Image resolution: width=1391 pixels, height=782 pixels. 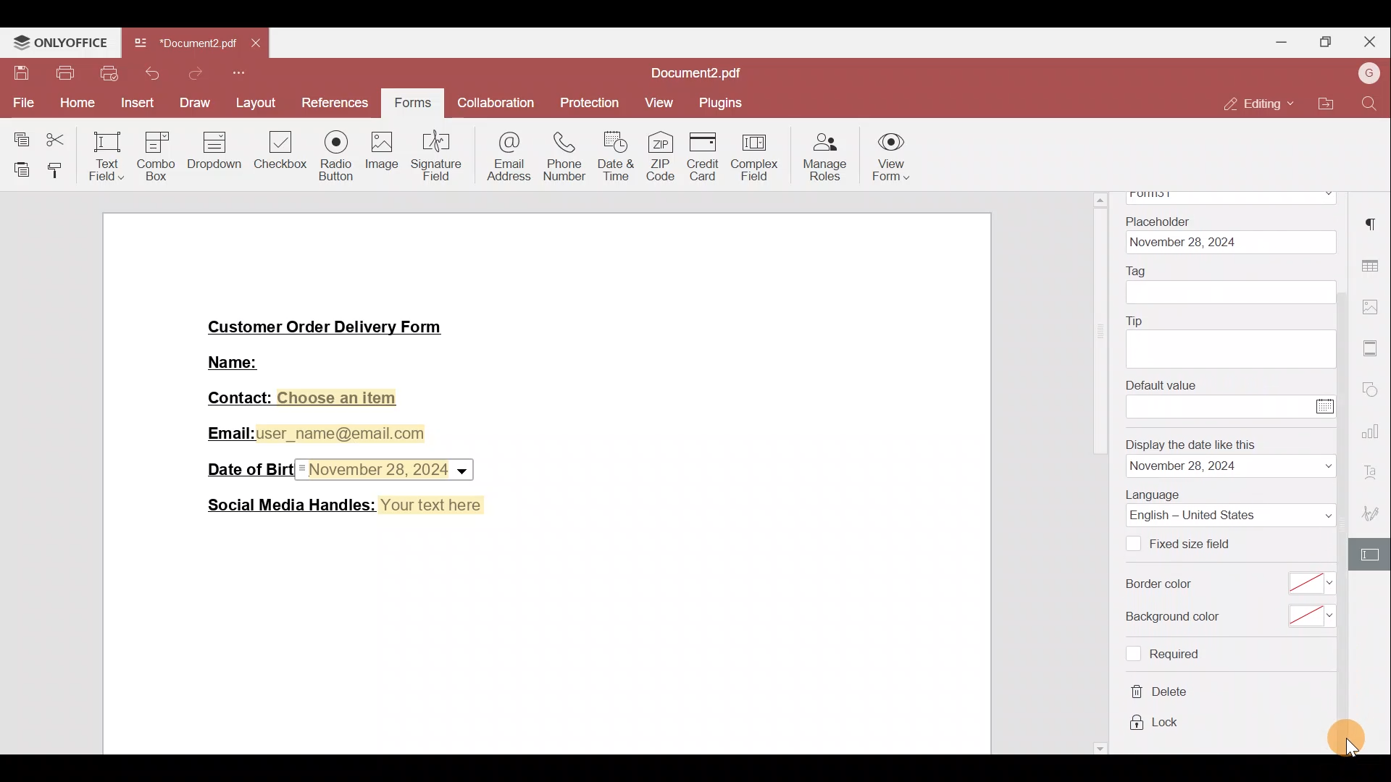 What do you see at coordinates (1174, 654) in the screenshot?
I see `required` at bounding box center [1174, 654].